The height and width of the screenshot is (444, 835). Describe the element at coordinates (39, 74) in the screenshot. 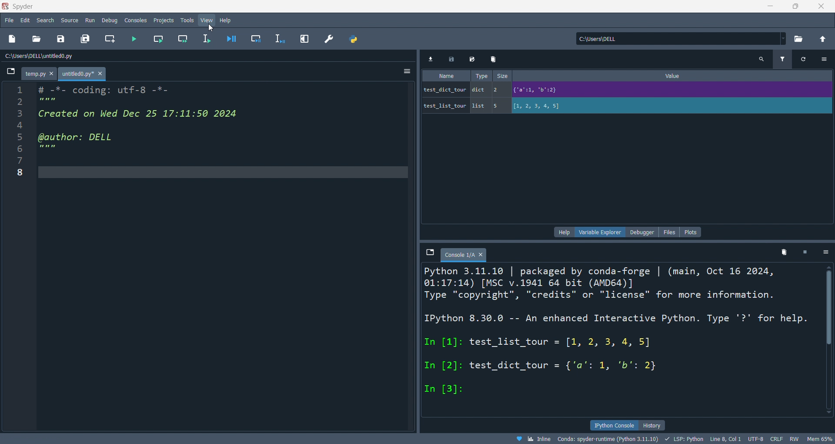

I see `tab - temp.py` at that location.